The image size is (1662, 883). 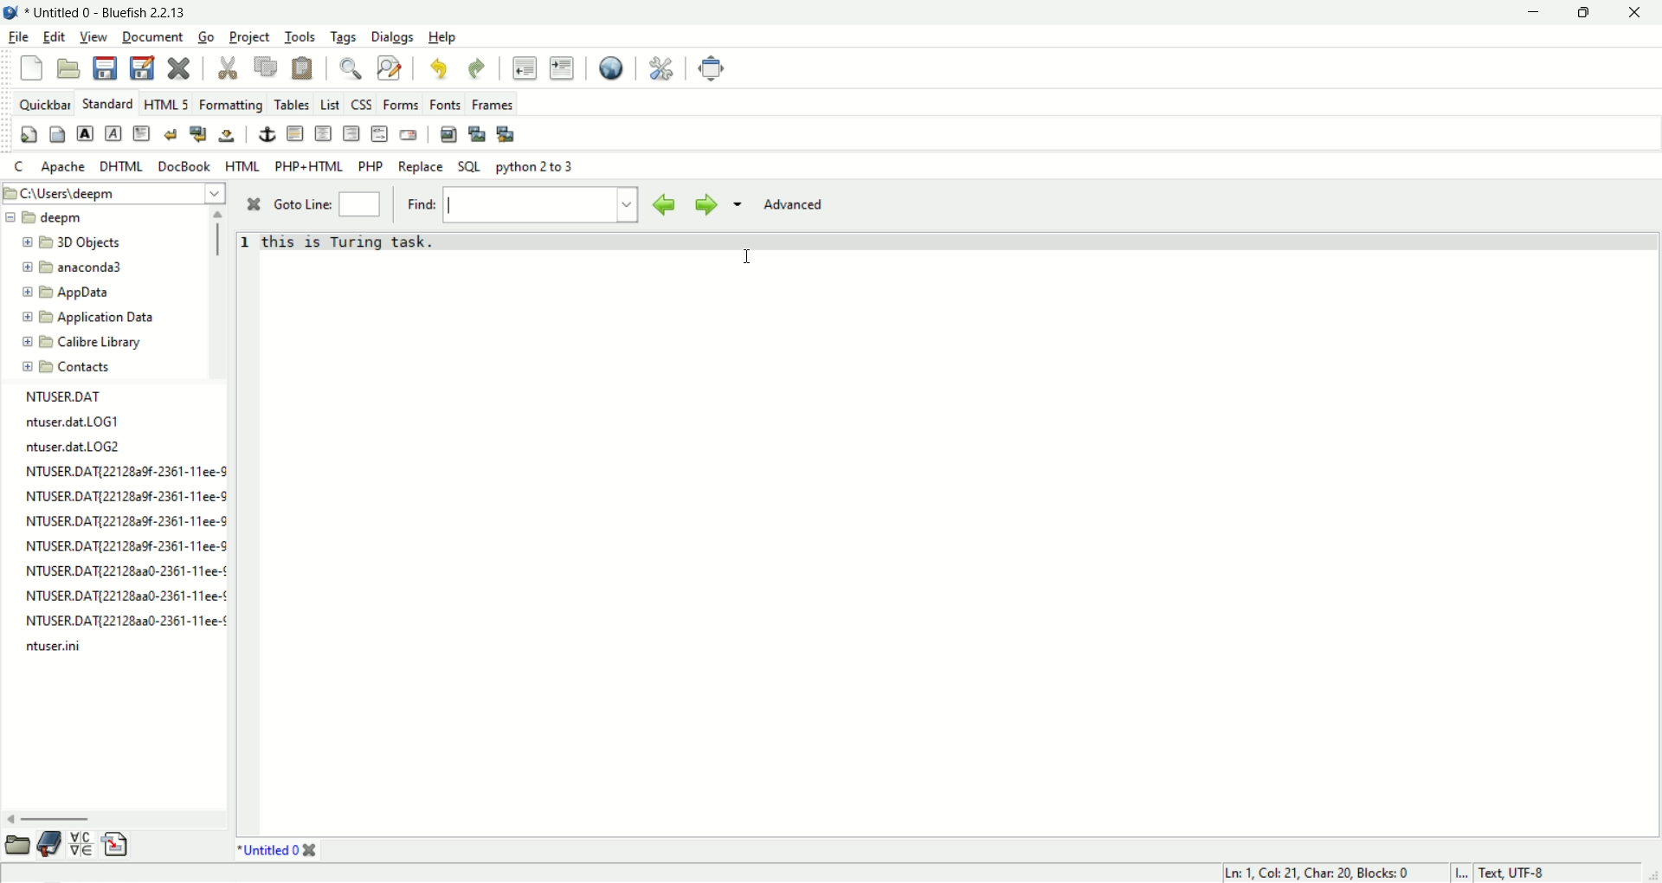 What do you see at coordinates (359, 205) in the screenshot?
I see `goto line number` at bounding box center [359, 205].